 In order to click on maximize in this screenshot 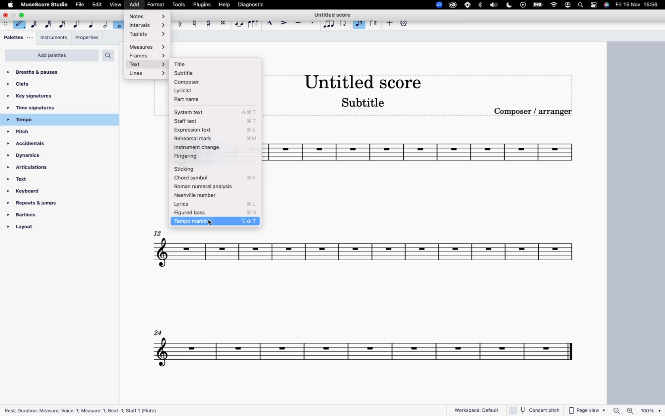, I will do `click(23, 15)`.